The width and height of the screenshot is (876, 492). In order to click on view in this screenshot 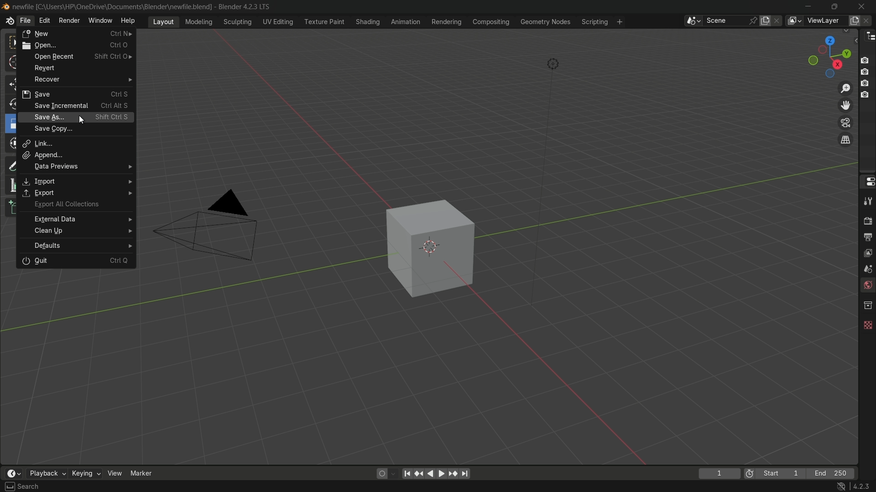, I will do `click(115, 473)`.